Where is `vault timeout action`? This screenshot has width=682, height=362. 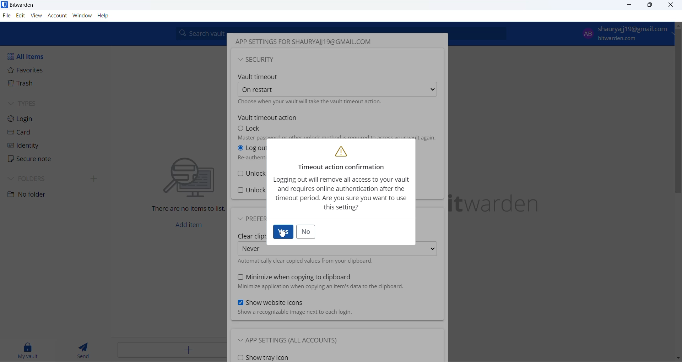
vault timeout action is located at coordinates (273, 117).